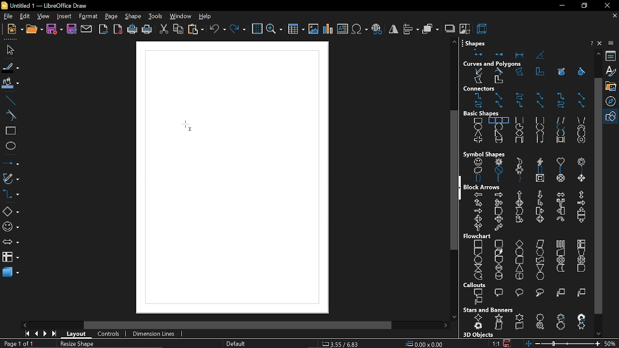 This screenshot has width=619, height=348. Describe the element at coordinates (487, 114) in the screenshot. I see `basic shapes` at that location.